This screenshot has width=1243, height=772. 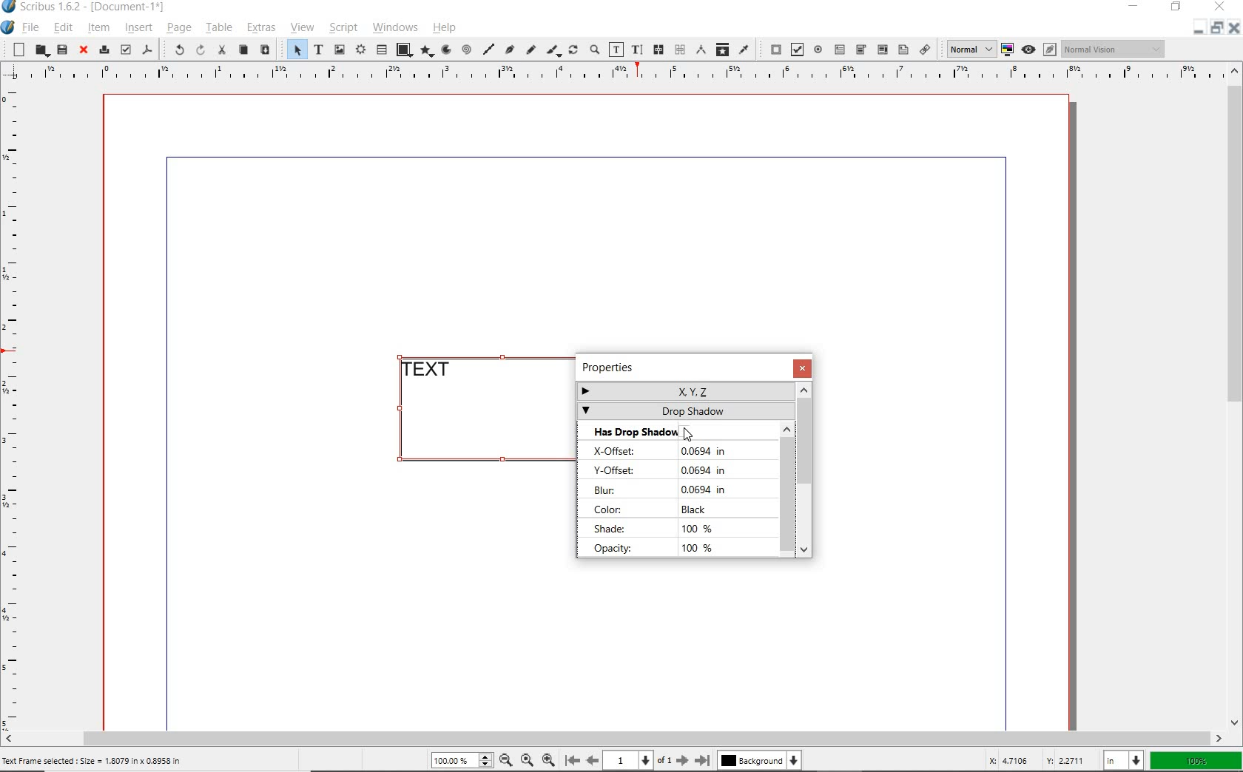 What do you see at coordinates (881, 50) in the screenshot?
I see `pdf combo box` at bounding box center [881, 50].